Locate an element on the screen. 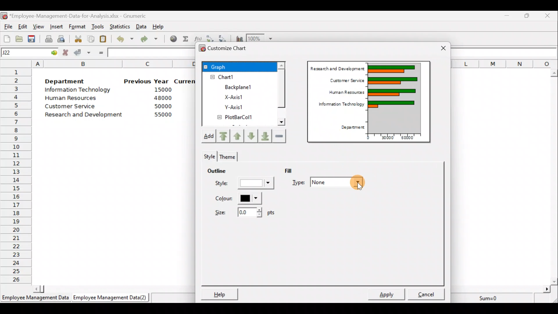  Scroll bar is located at coordinates (555, 175).